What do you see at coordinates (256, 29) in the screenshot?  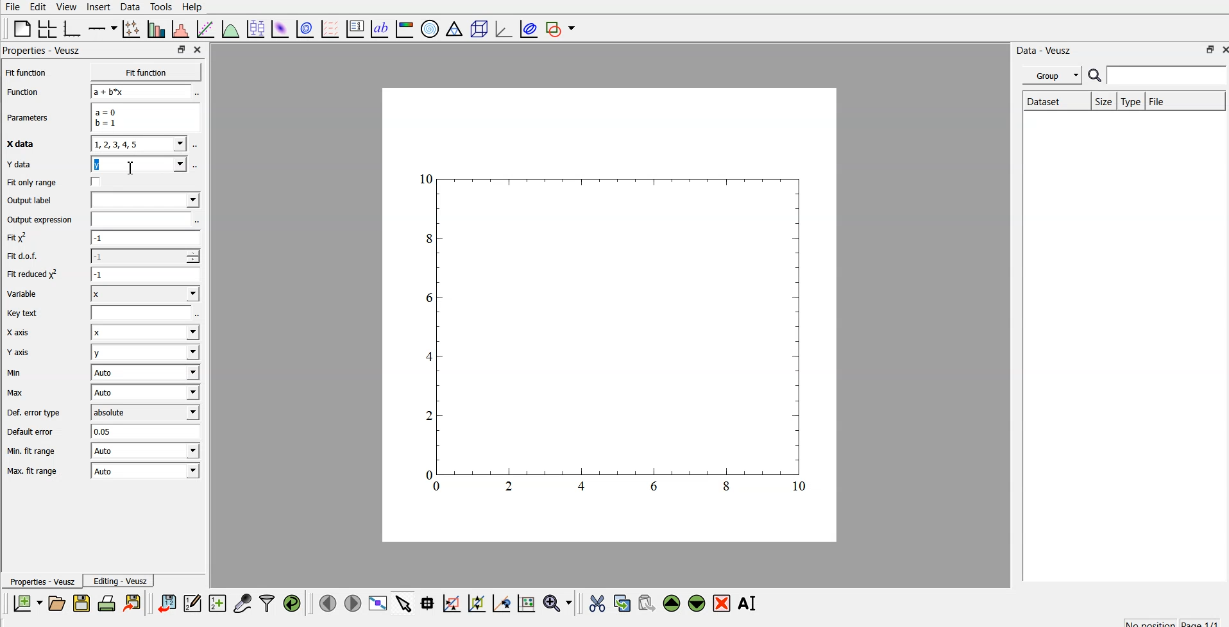 I see `plot box plots` at bounding box center [256, 29].